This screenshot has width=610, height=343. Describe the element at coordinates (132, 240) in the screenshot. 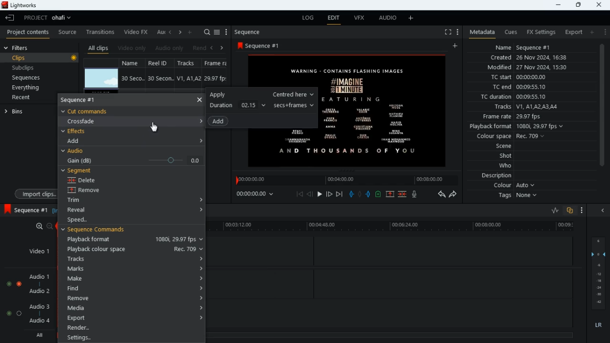

I see `playback format` at that location.